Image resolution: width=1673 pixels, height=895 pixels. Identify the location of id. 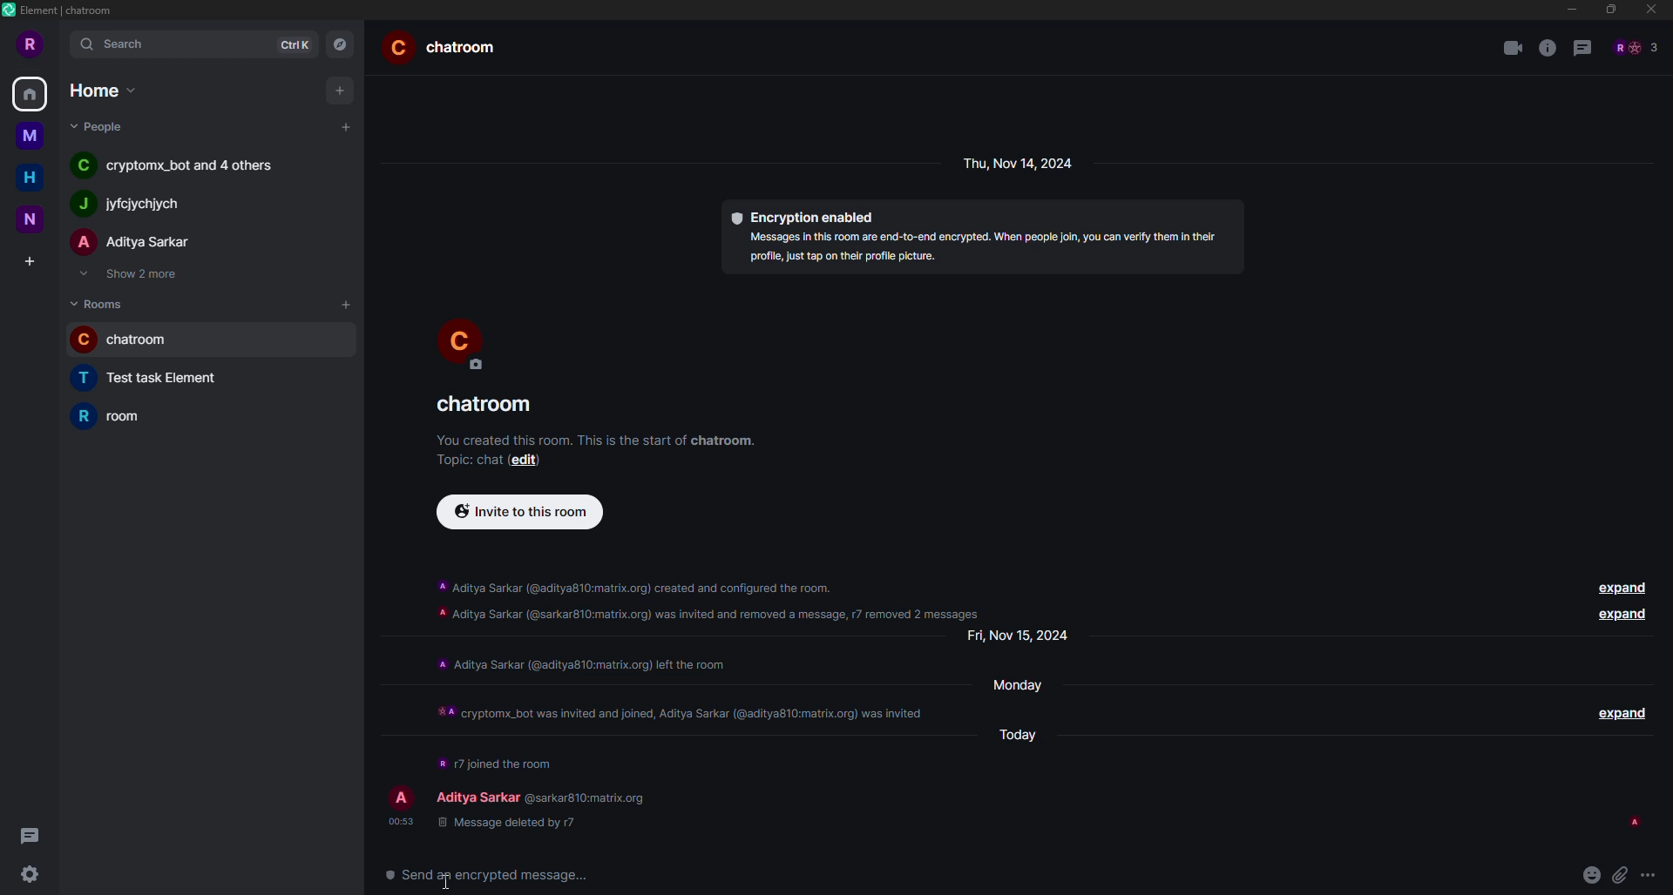
(589, 797).